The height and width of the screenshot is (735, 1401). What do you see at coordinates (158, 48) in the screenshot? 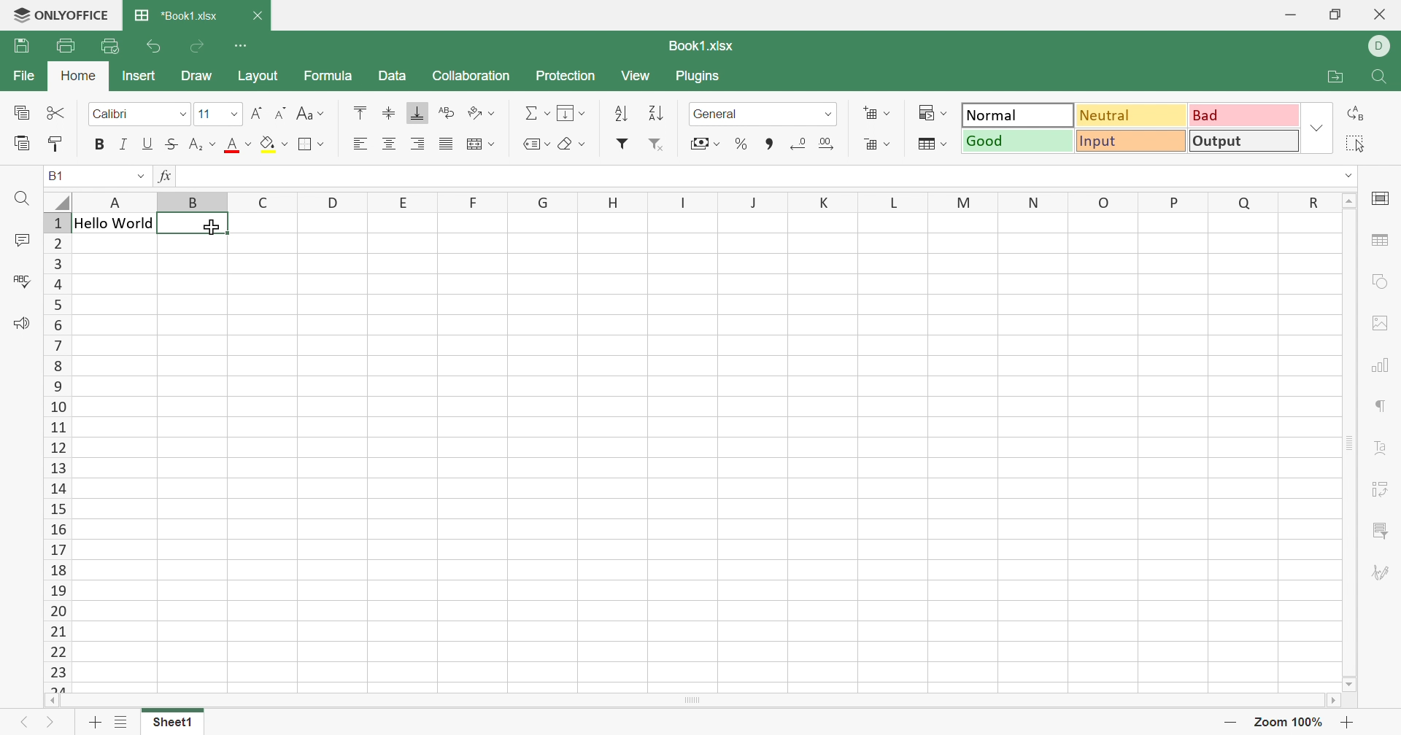
I see `Undo` at bounding box center [158, 48].